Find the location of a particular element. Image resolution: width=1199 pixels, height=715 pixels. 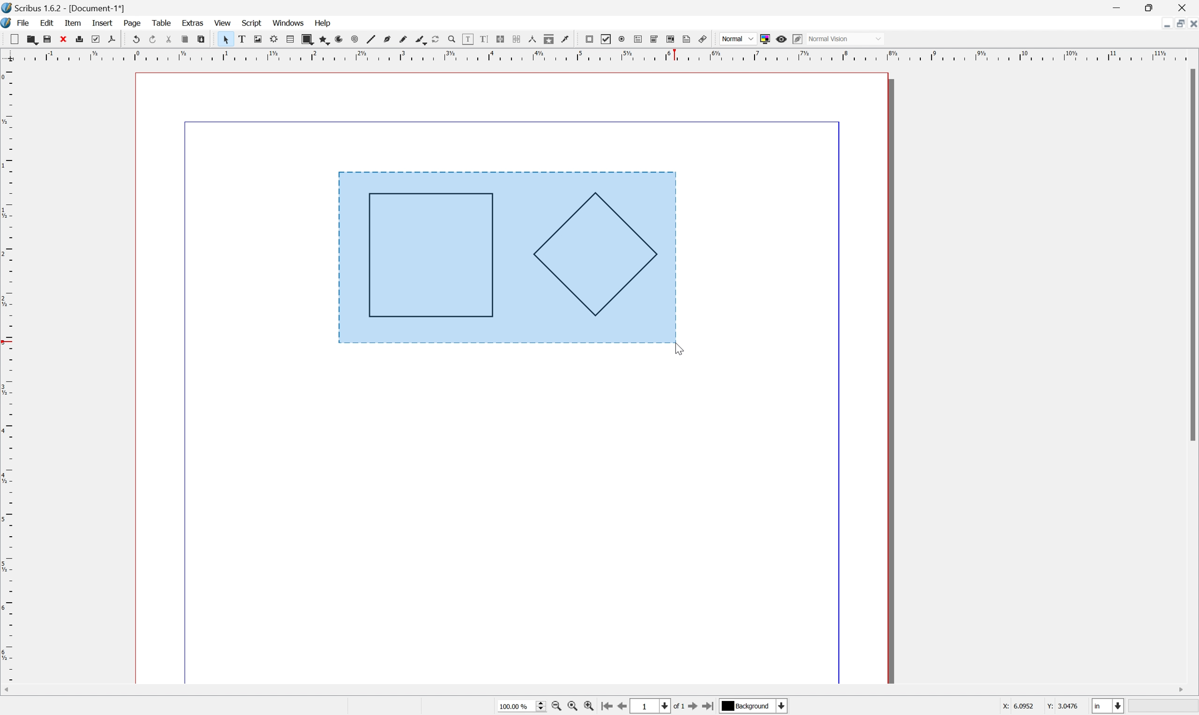

Go to next page is located at coordinates (690, 707).